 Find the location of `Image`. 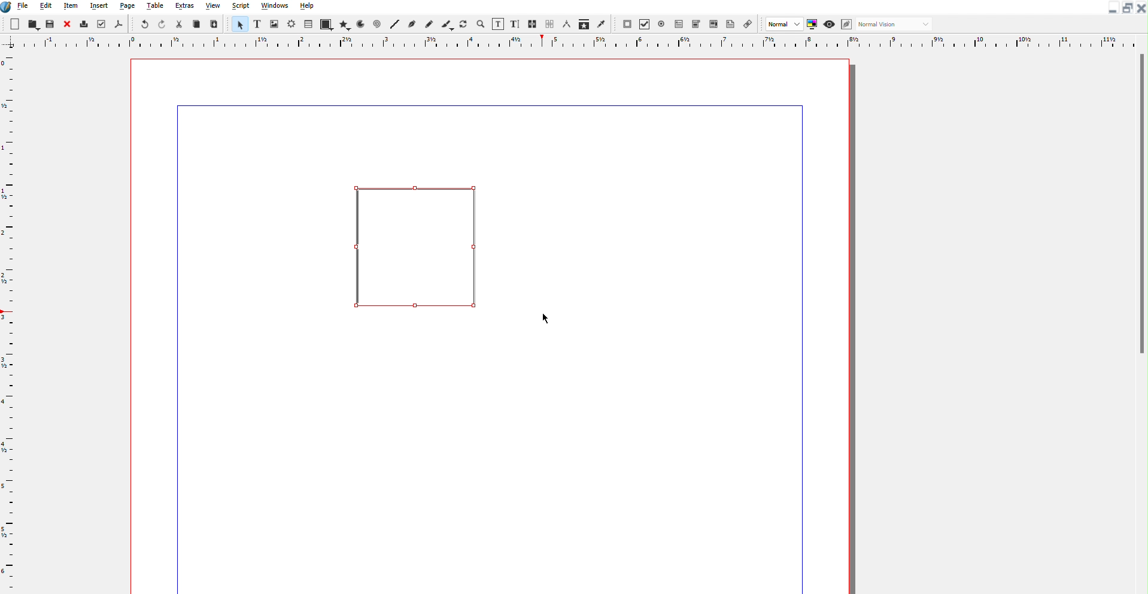

Image is located at coordinates (275, 24).